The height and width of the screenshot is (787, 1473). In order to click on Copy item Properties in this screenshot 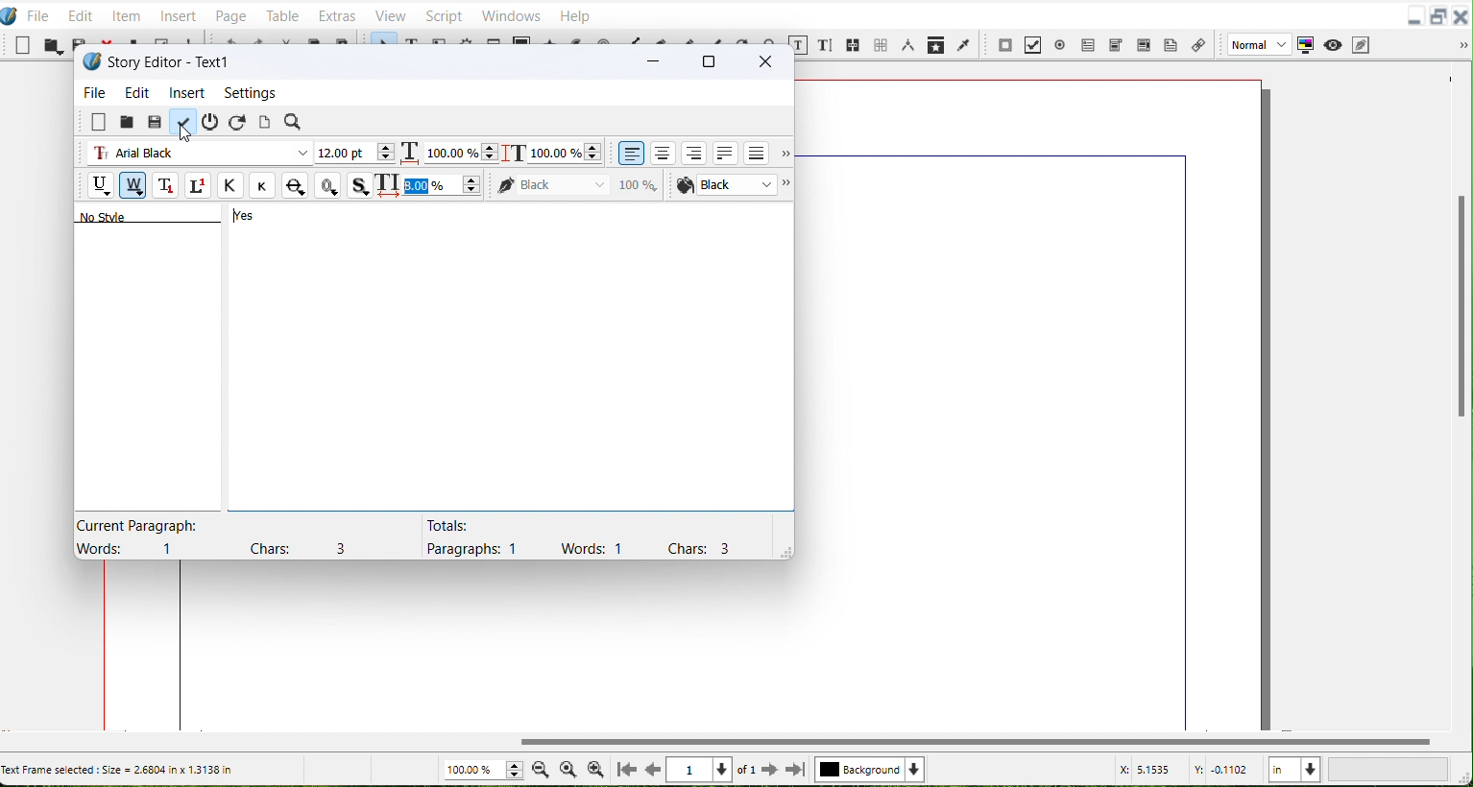, I will do `click(937, 44)`.